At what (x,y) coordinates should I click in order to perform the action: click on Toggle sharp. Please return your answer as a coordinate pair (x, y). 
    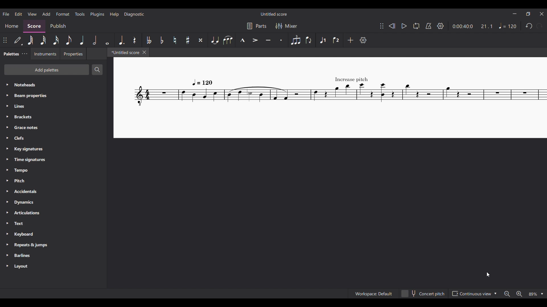
    Looking at the image, I should click on (187, 40).